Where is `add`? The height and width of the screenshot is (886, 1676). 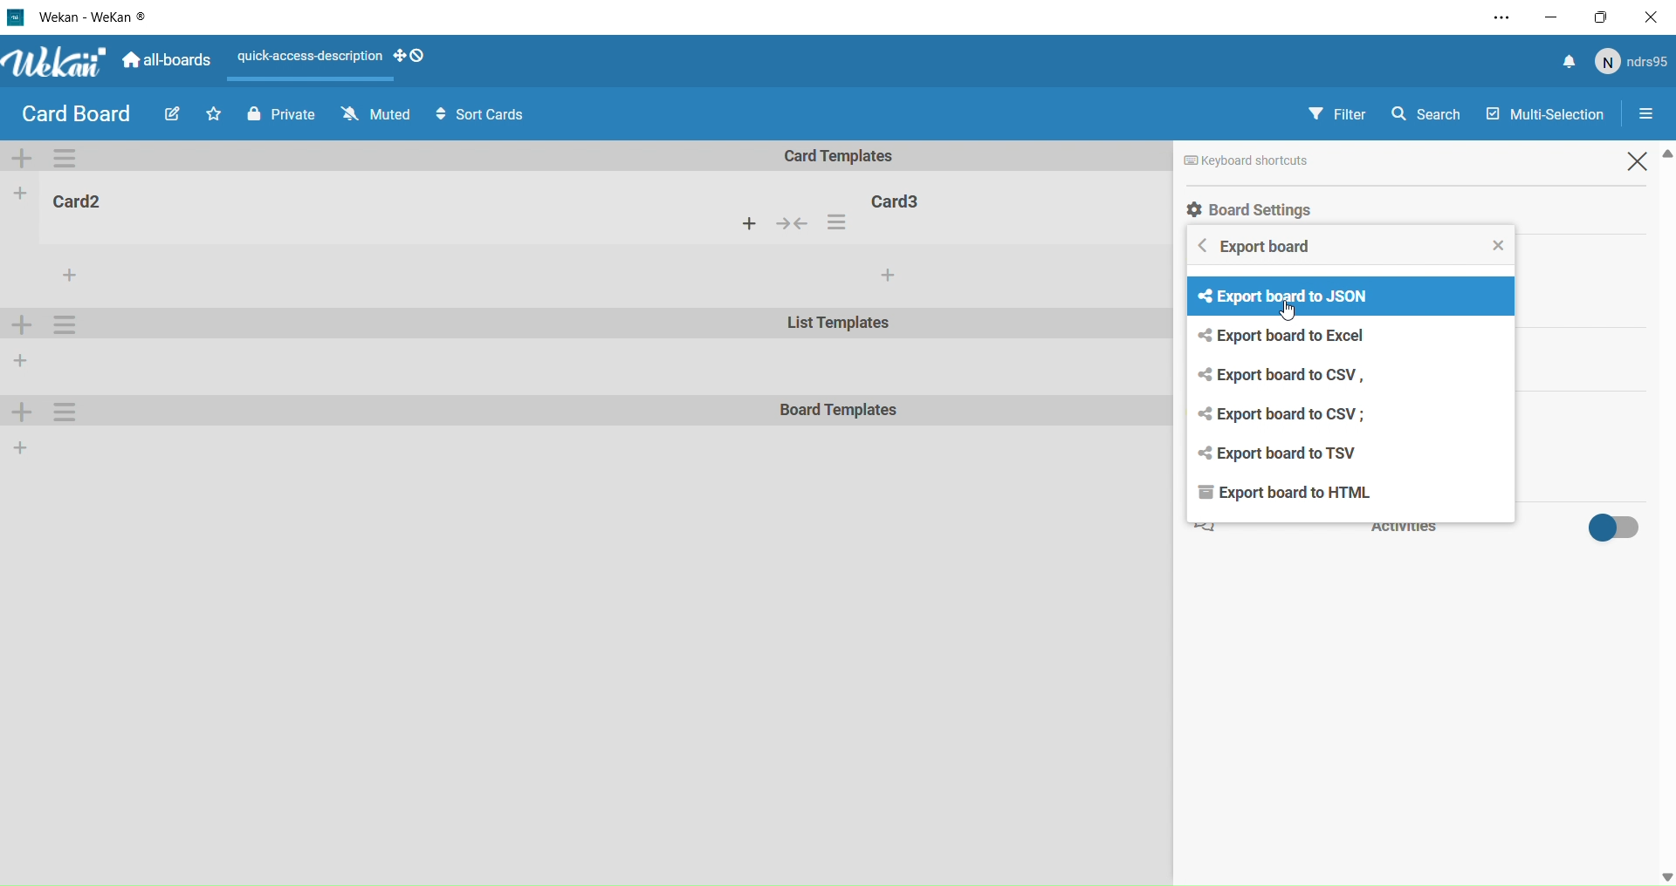
add is located at coordinates (750, 223).